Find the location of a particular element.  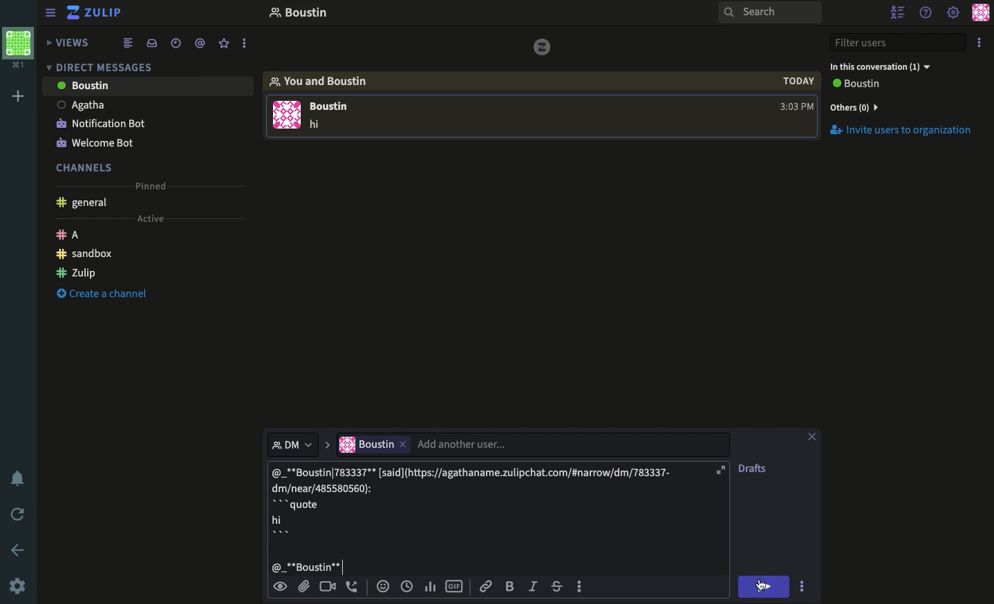

Reaction is located at coordinates (383, 587).